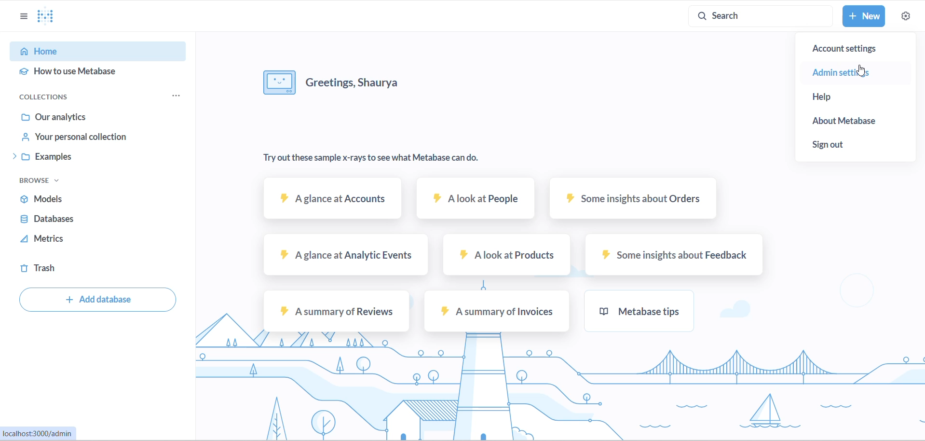 The image size is (925, 441). What do you see at coordinates (86, 117) in the screenshot?
I see `our analytics` at bounding box center [86, 117].